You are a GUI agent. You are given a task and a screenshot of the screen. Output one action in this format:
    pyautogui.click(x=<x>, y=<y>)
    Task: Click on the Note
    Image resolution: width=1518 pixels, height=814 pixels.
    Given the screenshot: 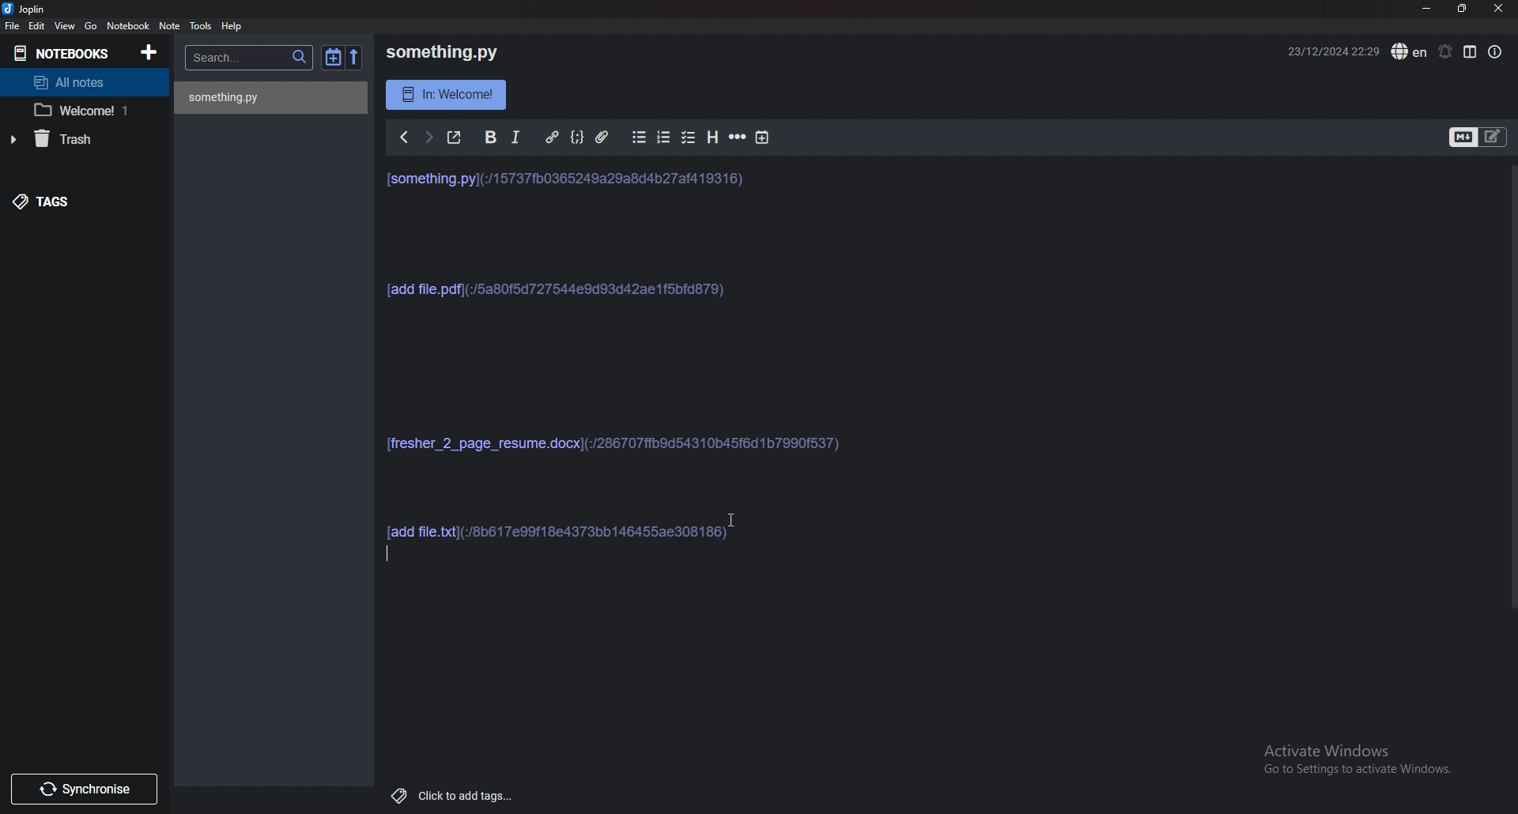 What is the action you would take?
    pyautogui.click(x=170, y=27)
    